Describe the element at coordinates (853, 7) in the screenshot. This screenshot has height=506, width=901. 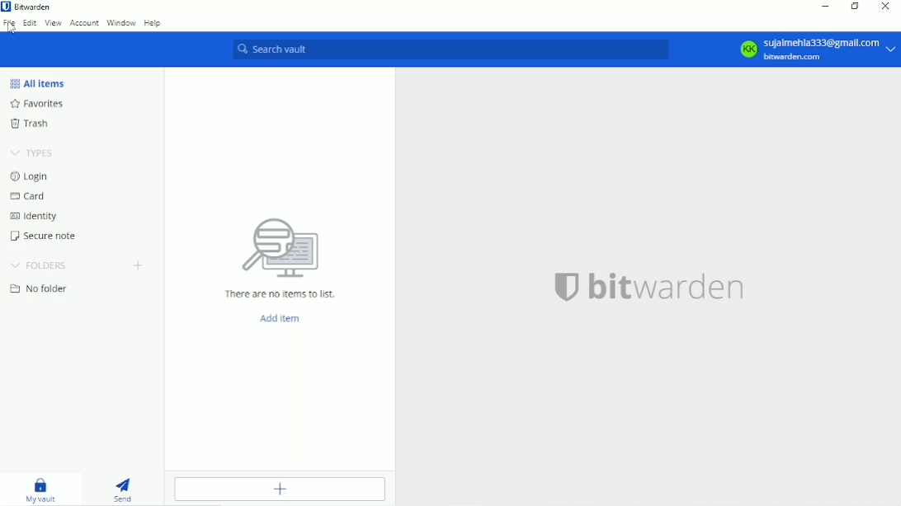
I see `Restore down` at that location.